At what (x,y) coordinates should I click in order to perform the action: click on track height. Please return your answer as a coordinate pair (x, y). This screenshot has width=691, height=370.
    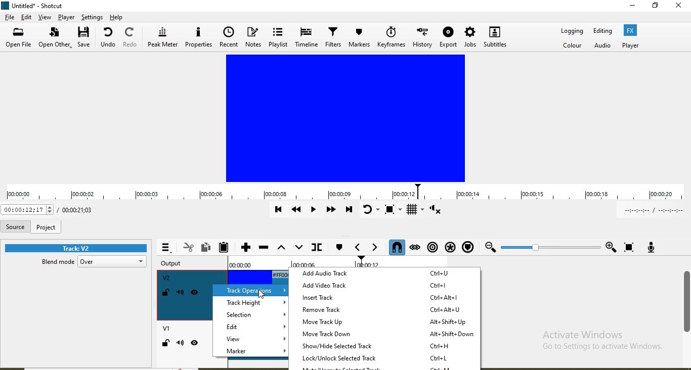
    Looking at the image, I should click on (249, 303).